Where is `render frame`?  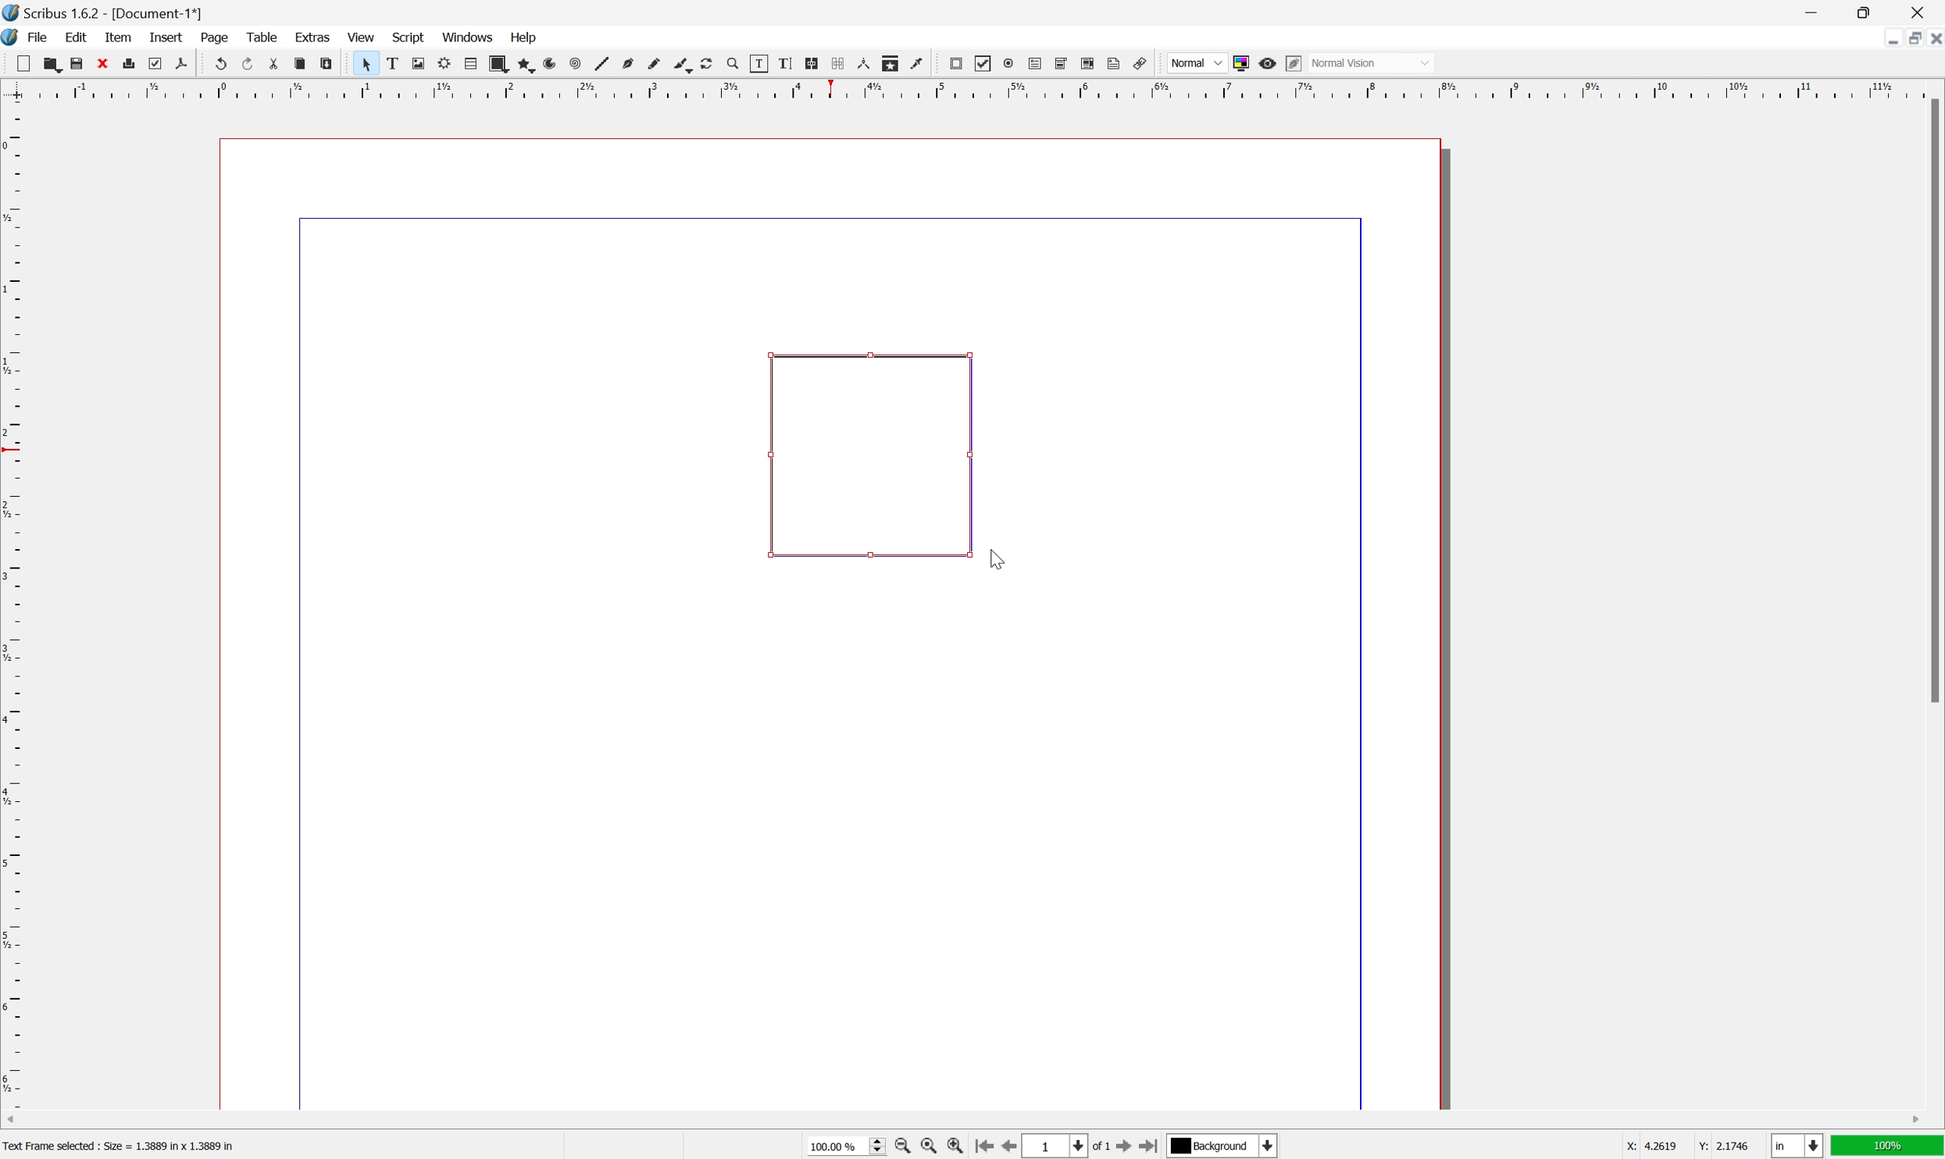 render frame is located at coordinates (445, 63).